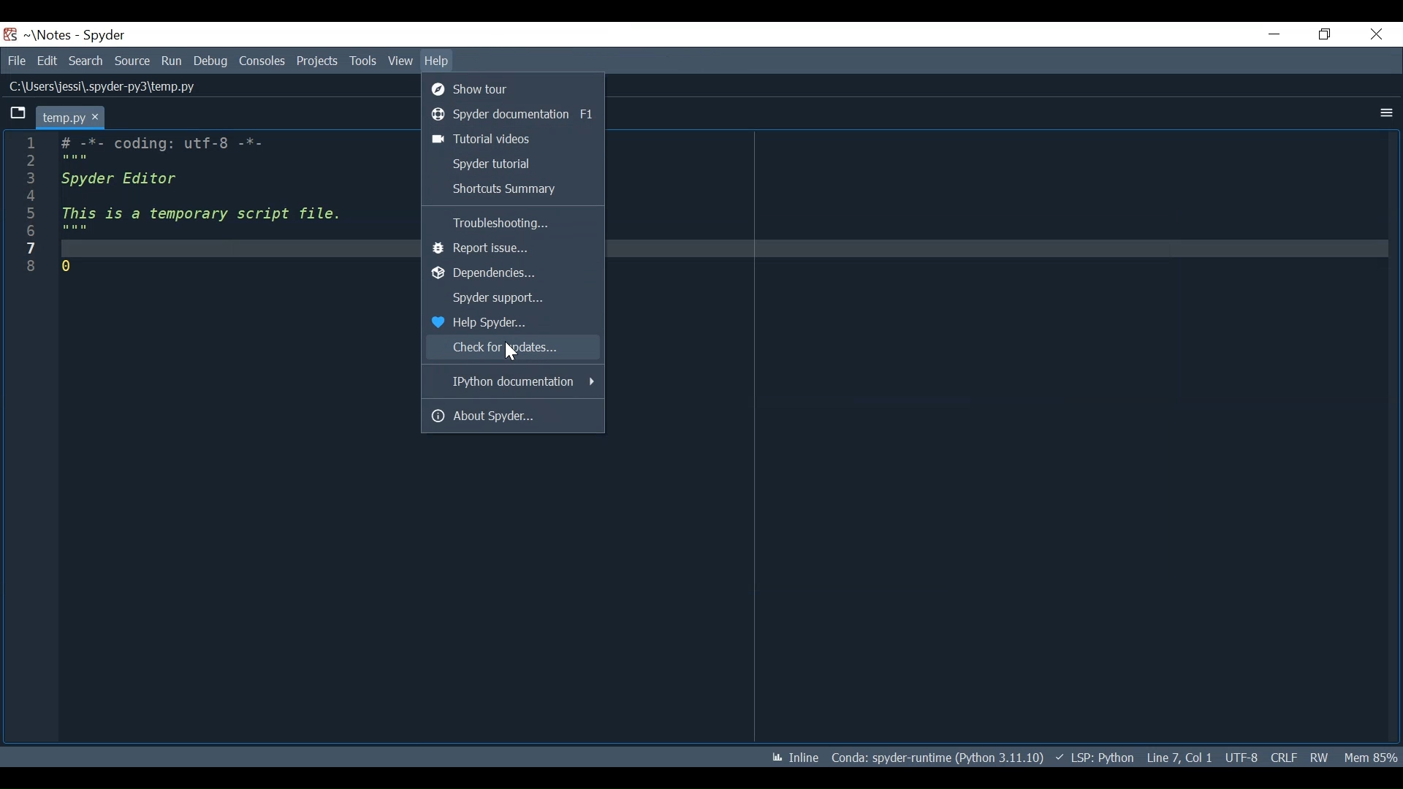 This screenshot has height=789, width=1403. What do you see at coordinates (509, 272) in the screenshot?
I see `Dependencies` at bounding box center [509, 272].